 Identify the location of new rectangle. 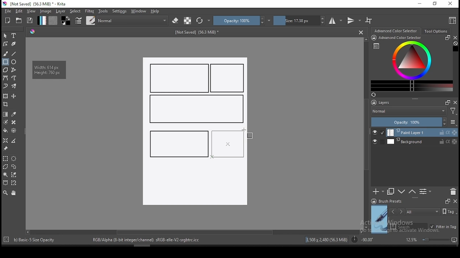
(180, 78).